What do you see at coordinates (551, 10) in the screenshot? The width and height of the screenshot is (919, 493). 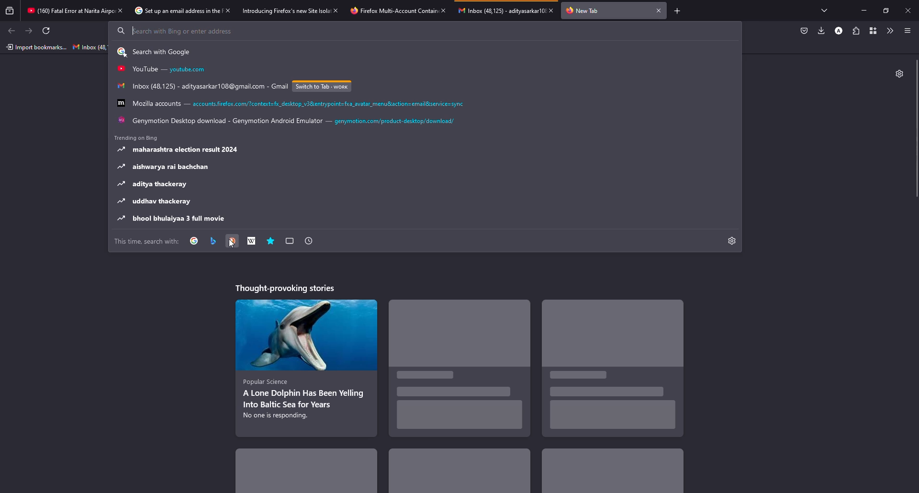 I see `close` at bounding box center [551, 10].